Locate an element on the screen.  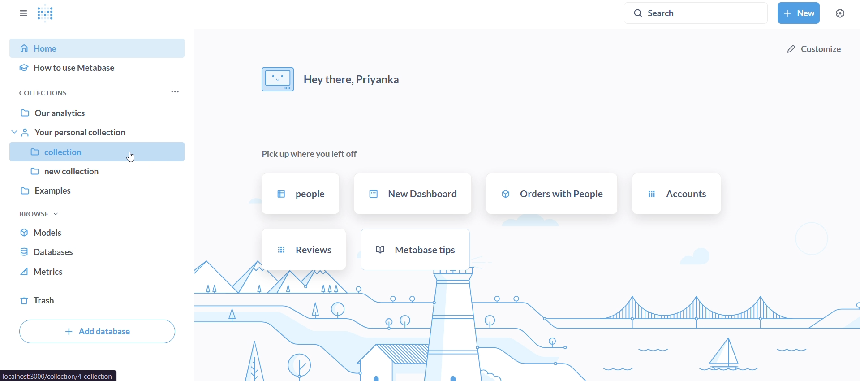
collections is located at coordinates (46, 93).